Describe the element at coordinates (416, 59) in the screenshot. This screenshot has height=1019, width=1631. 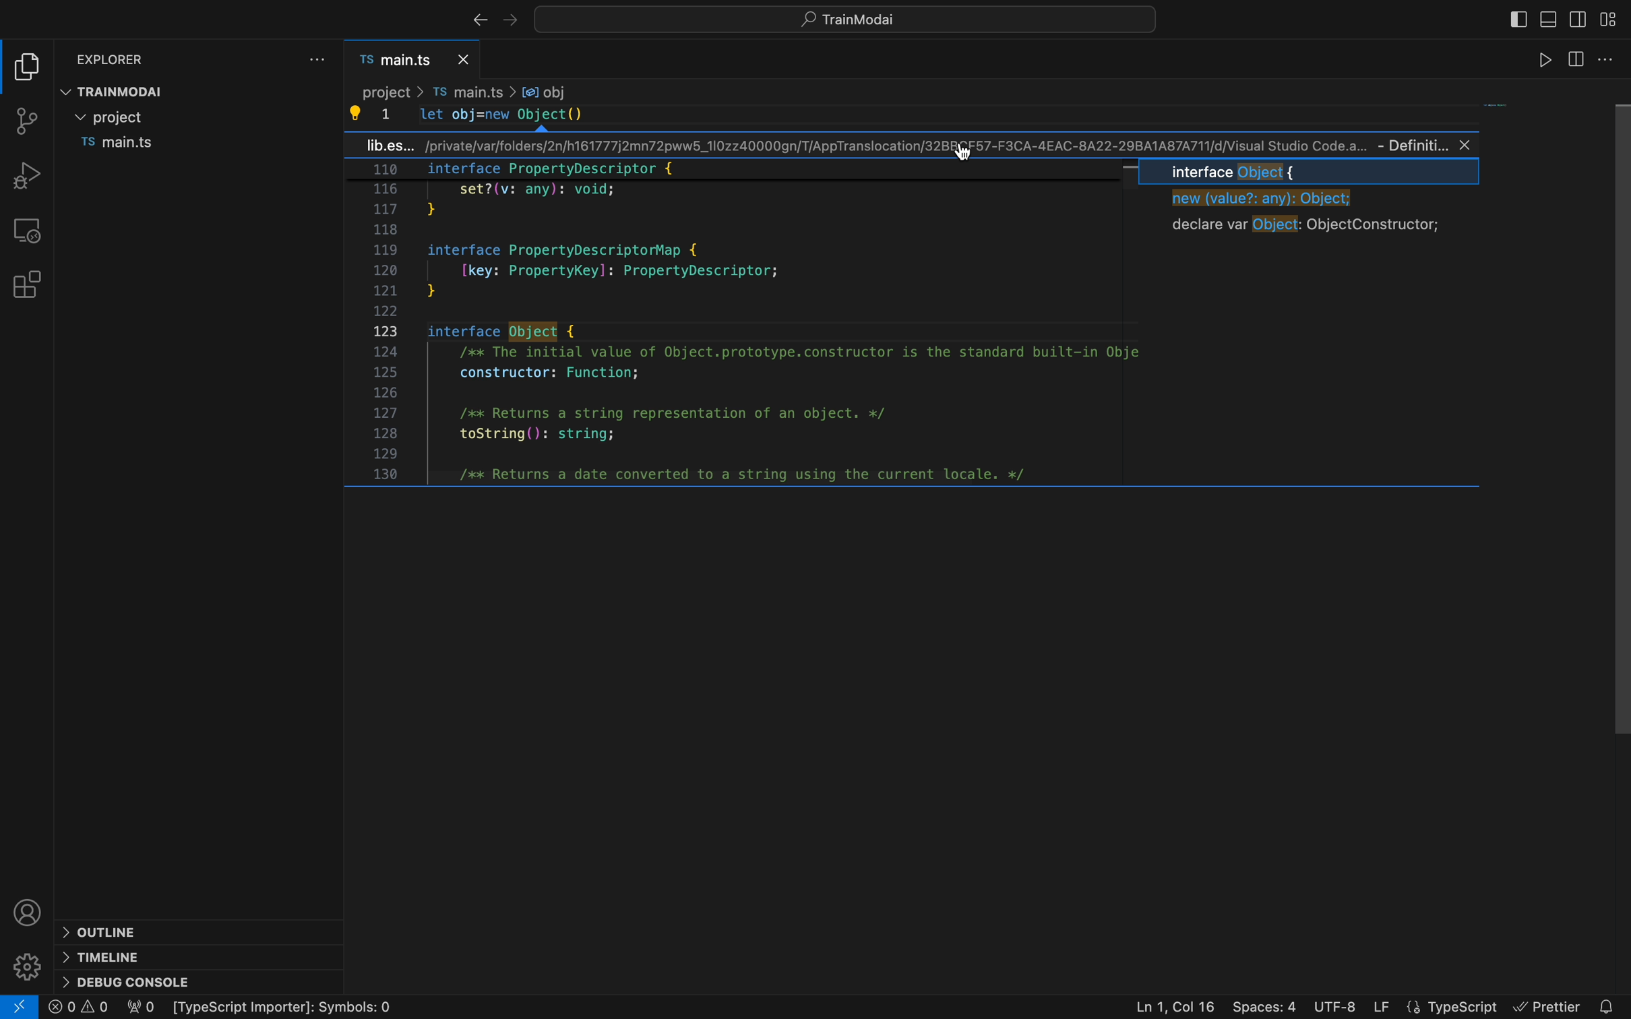
I see `file tab` at that location.